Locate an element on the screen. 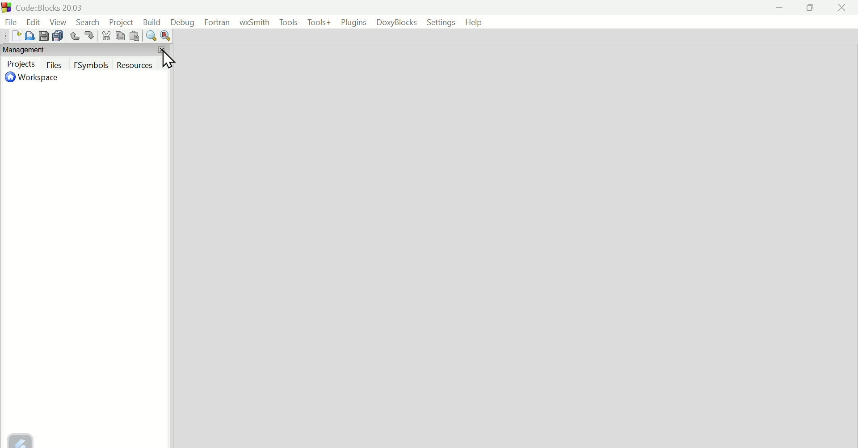  Search is located at coordinates (89, 22).